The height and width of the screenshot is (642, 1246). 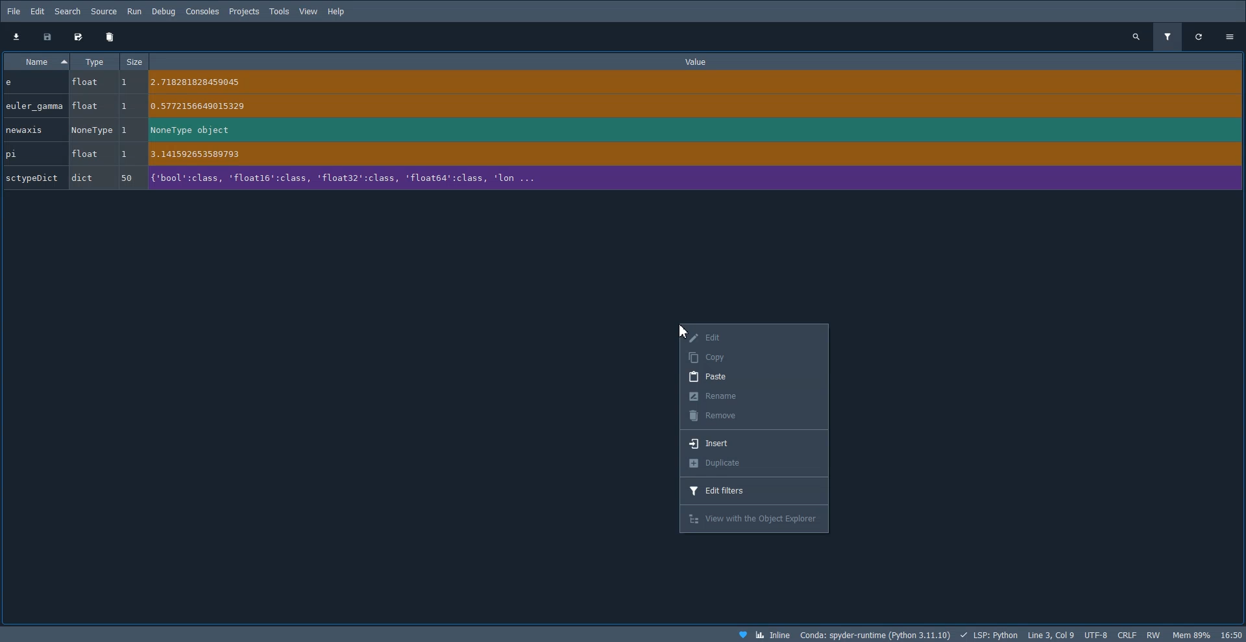 What do you see at coordinates (753, 464) in the screenshot?
I see `Duplicate` at bounding box center [753, 464].